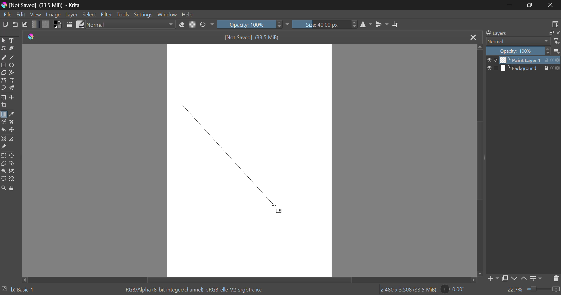 Image resolution: width=561 pixels, height=295 pixels. What do you see at coordinates (557, 51) in the screenshot?
I see `more options` at bounding box center [557, 51].